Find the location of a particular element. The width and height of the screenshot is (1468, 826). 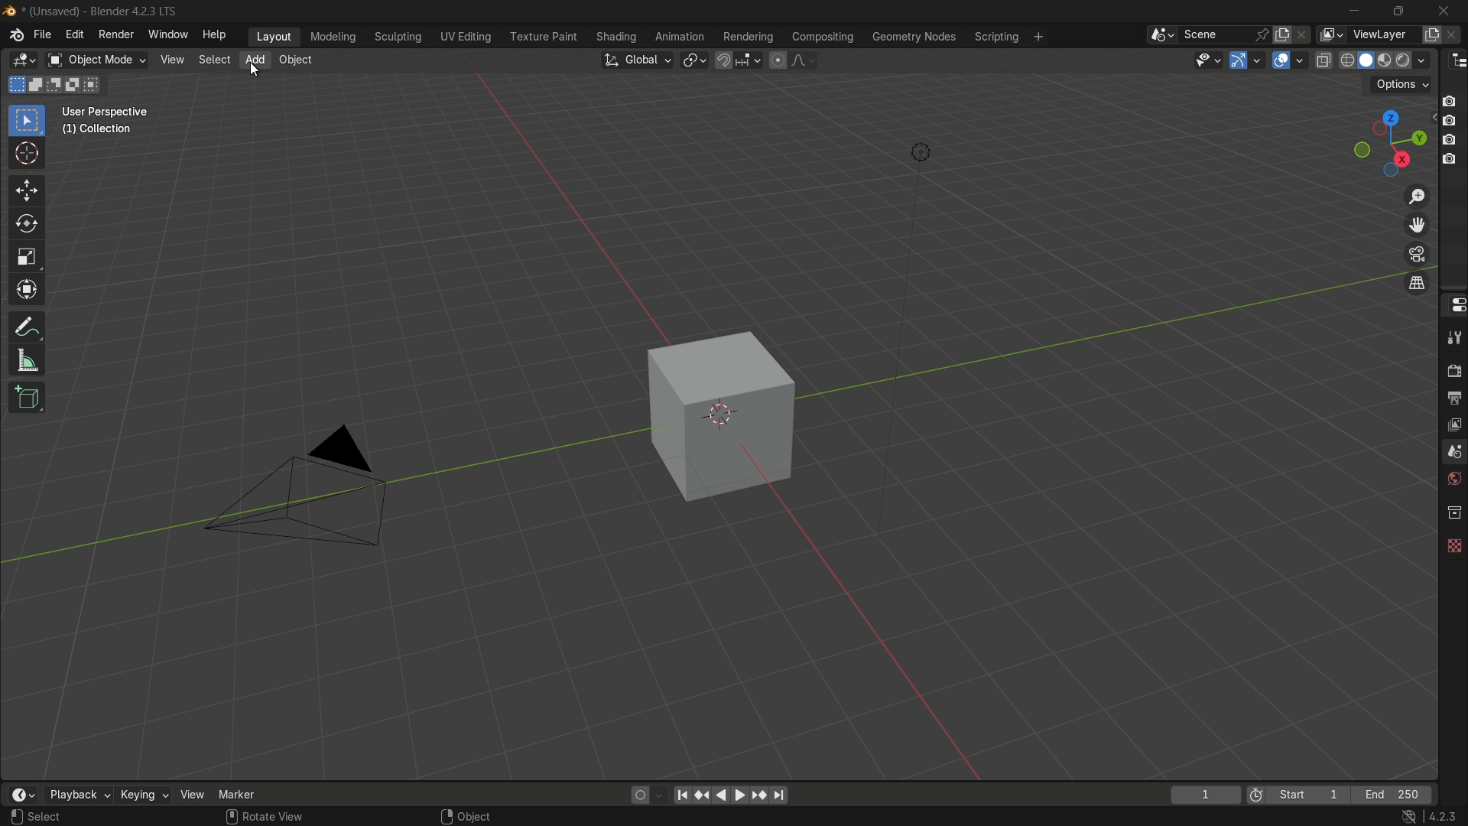

extend existing selection is located at coordinates (37, 86).